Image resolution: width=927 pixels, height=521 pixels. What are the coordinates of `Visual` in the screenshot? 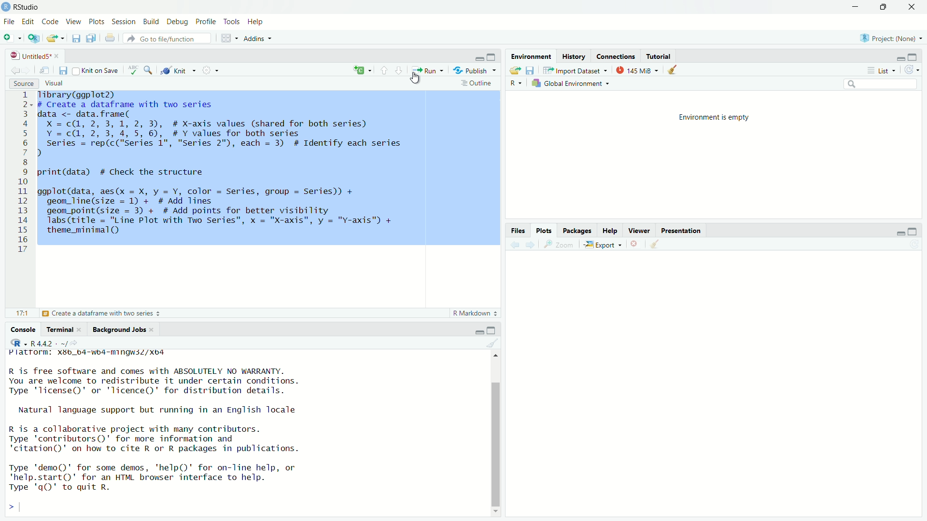 It's located at (57, 83).